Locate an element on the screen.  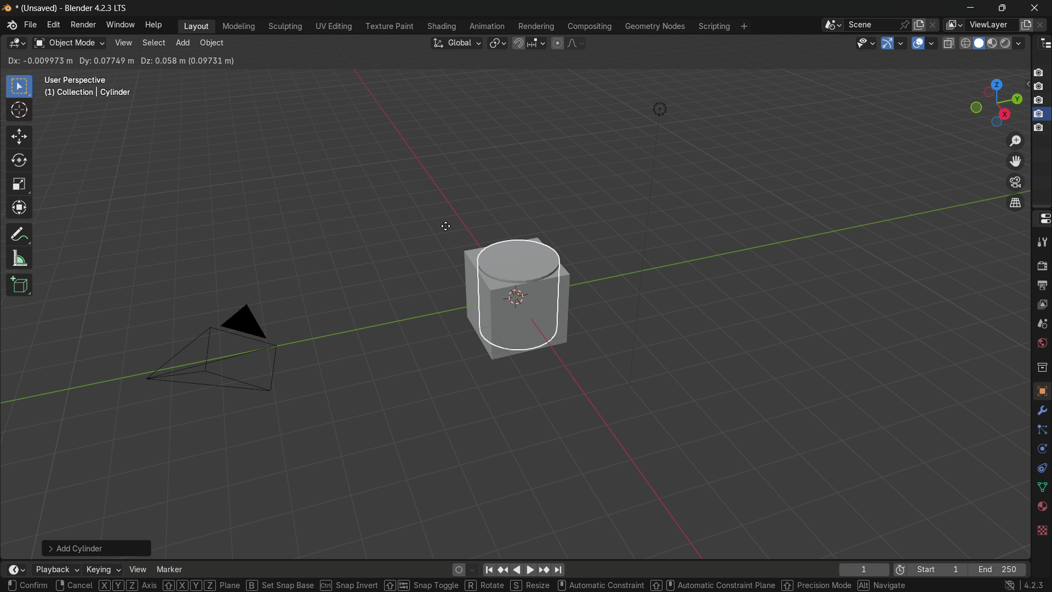
rendering menu is located at coordinates (536, 27).